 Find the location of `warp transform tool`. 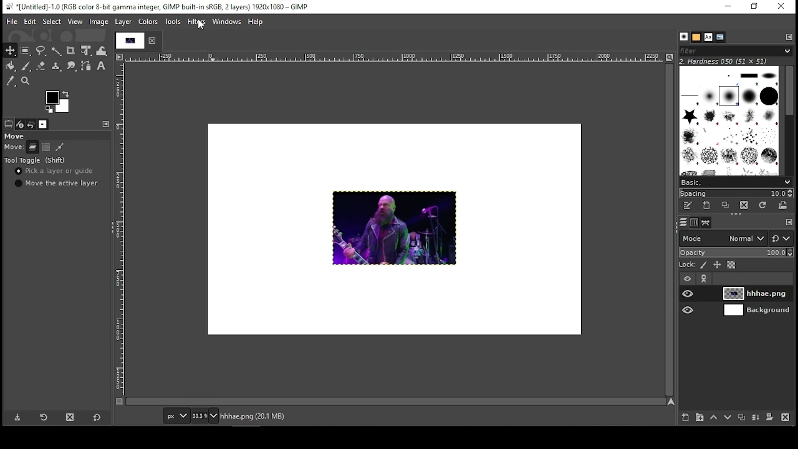

warp transform tool is located at coordinates (103, 51).